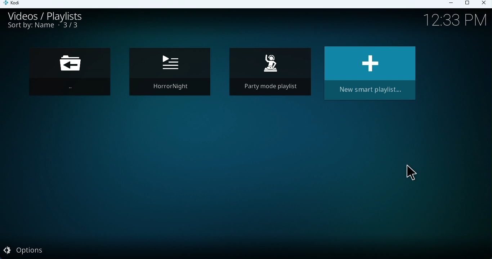 The width and height of the screenshot is (492, 259). Describe the element at coordinates (469, 3) in the screenshot. I see `Maximize` at that location.